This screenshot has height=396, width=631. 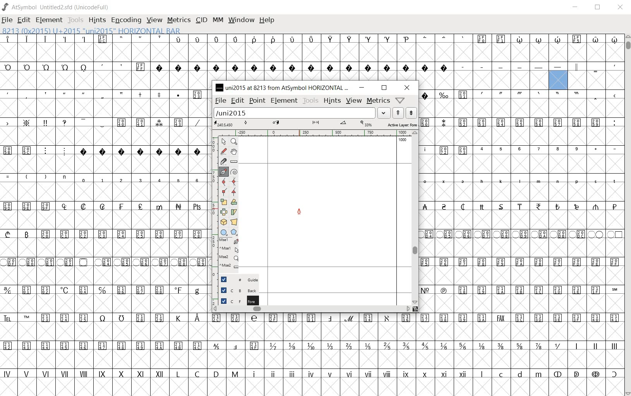 What do you see at coordinates (628, 215) in the screenshot?
I see `SCROLLBAR` at bounding box center [628, 215].